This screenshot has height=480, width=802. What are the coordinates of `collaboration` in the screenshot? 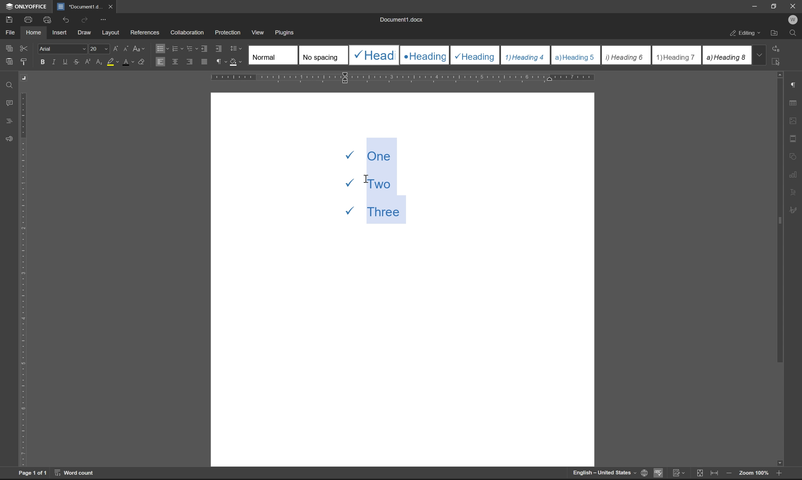 It's located at (189, 33).